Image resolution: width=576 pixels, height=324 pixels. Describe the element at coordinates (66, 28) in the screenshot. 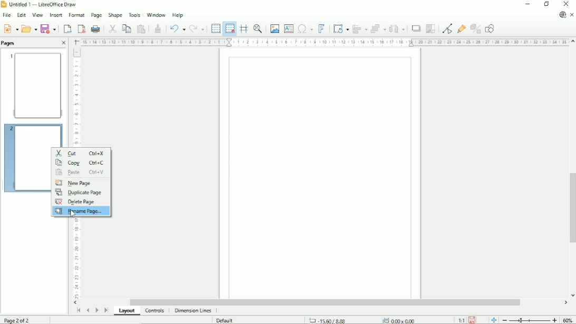

I see `Export` at that location.